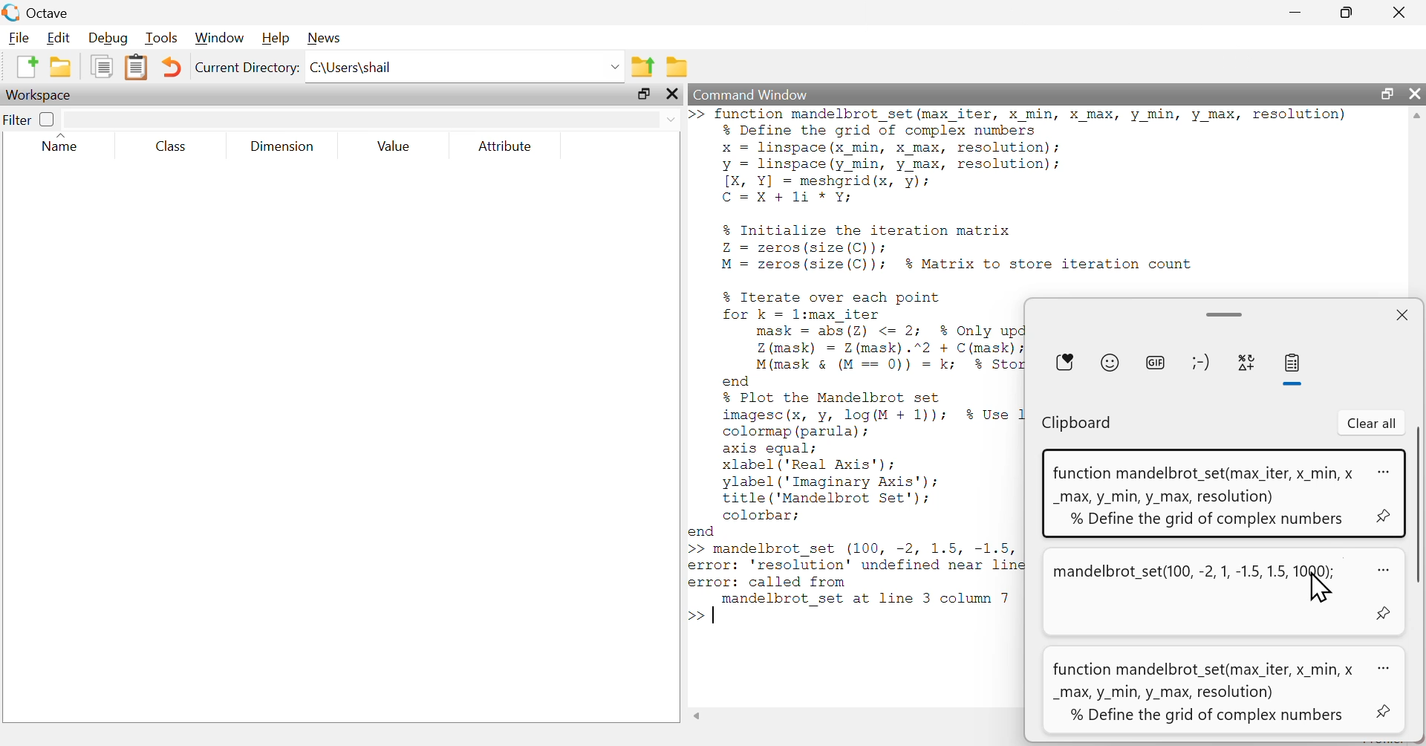 This screenshot has width=1426, height=746. Describe the element at coordinates (1381, 613) in the screenshot. I see `pin` at that location.